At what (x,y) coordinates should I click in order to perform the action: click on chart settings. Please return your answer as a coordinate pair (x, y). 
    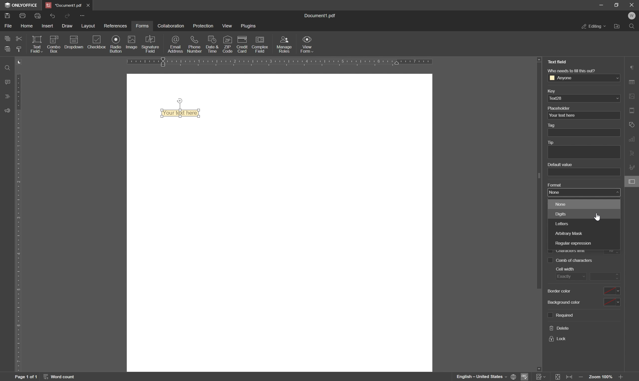
    Looking at the image, I should click on (632, 139).